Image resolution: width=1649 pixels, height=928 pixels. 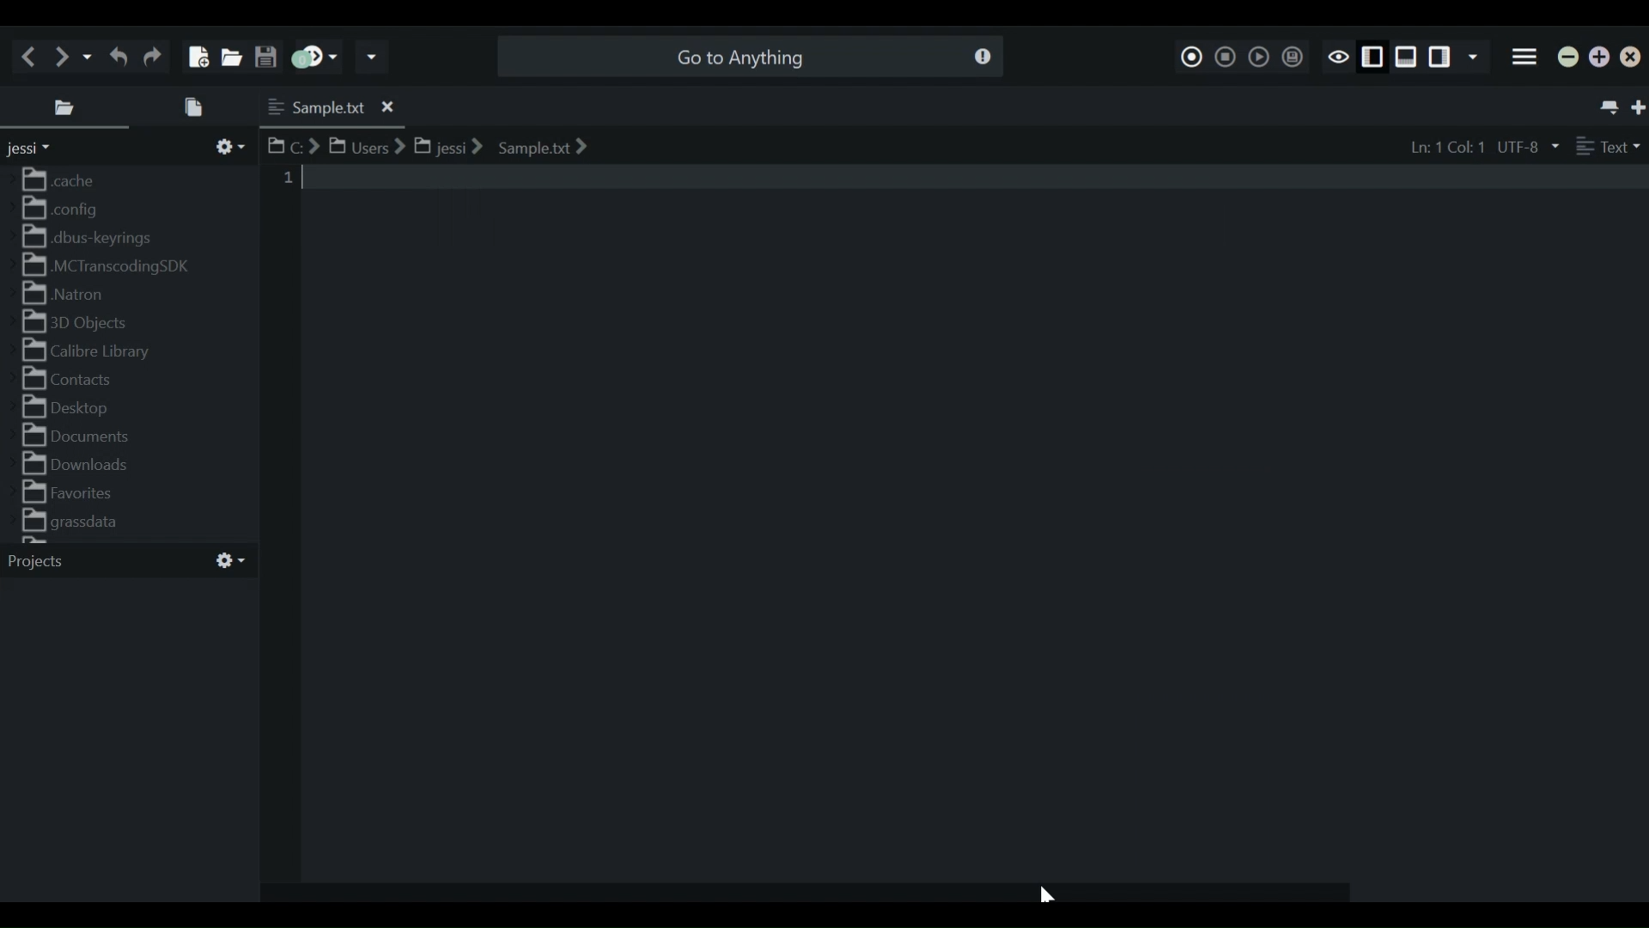 What do you see at coordinates (266, 56) in the screenshot?
I see `Save file` at bounding box center [266, 56].